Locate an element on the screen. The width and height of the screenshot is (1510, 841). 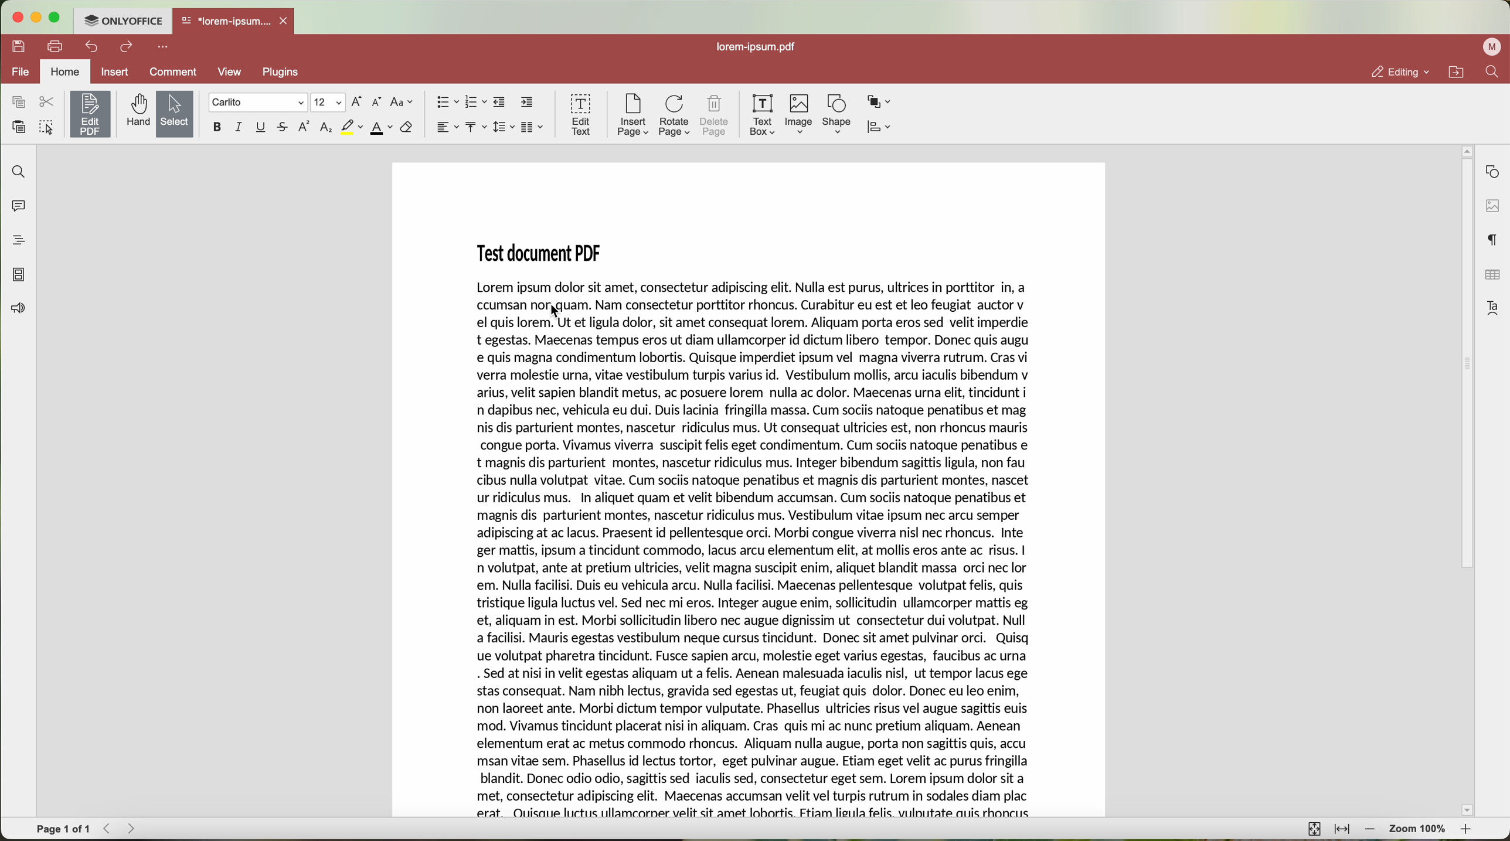
table settings is located at coordinates (1493, 277).